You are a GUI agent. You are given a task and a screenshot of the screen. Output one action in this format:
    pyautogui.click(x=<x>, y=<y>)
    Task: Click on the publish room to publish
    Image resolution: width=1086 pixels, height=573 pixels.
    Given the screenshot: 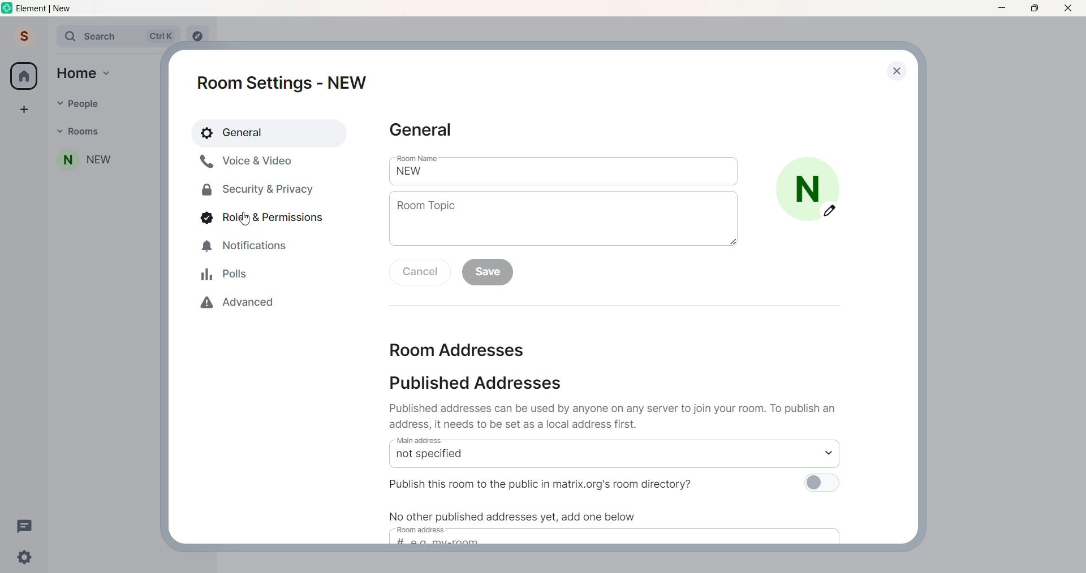 What is the action you would take?
    pyautogui.click(x=618, y=483)
    